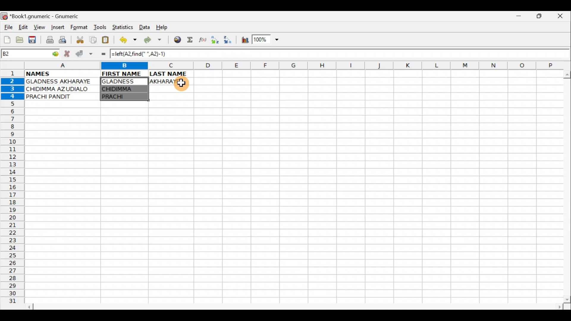  Describe the element at coordinates (154, 41) in the screenshot. I see `Redo undone action` at that location.